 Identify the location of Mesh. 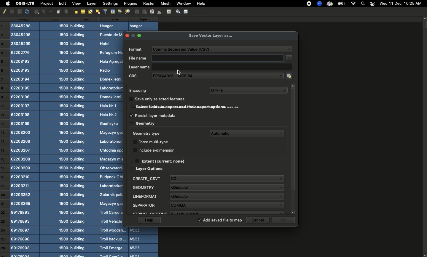
(165, 3).